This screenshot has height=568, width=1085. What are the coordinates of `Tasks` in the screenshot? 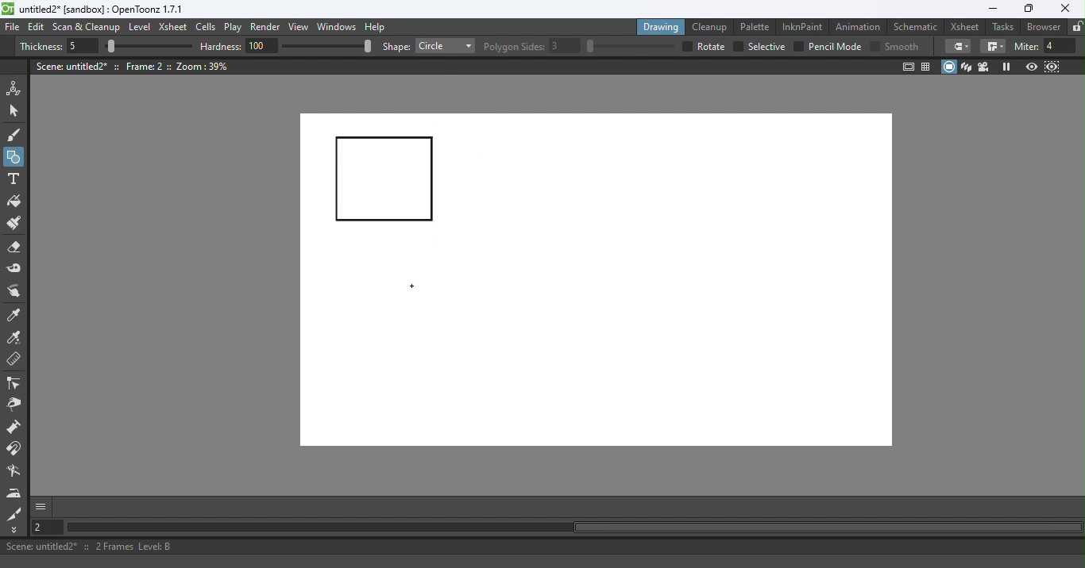 It's located at (1004, 27).